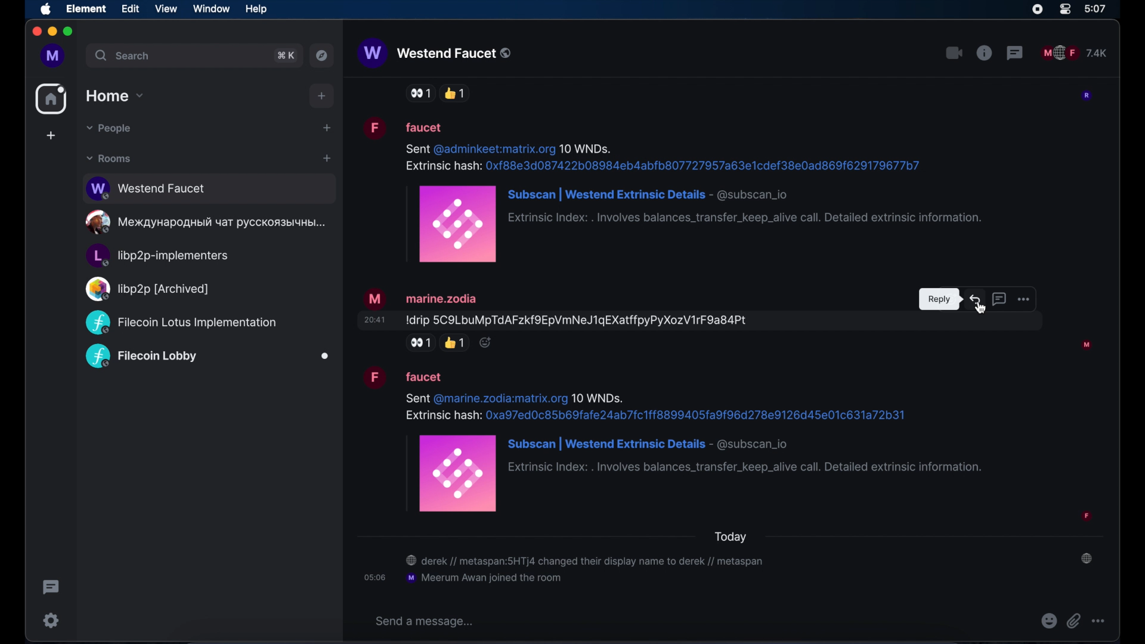 This screenshot has height=644, width=1145. I want to click on reply in thread, so click(999, 298).